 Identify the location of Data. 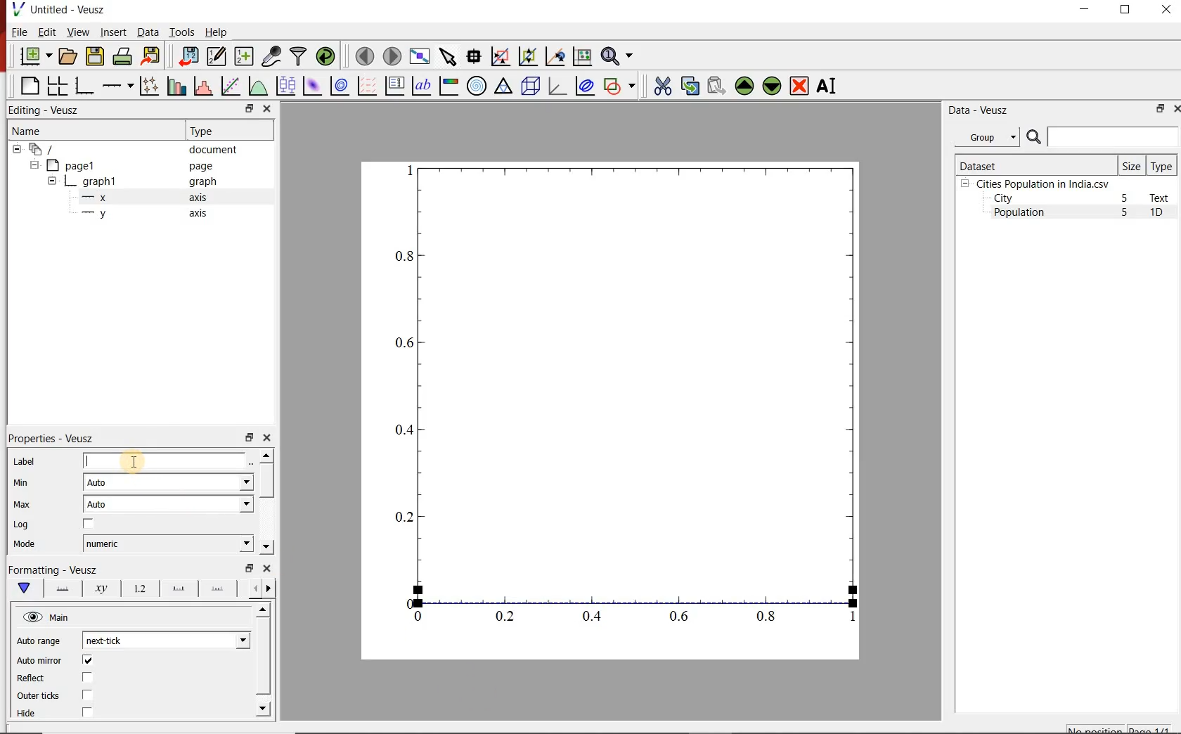
(148, 33).